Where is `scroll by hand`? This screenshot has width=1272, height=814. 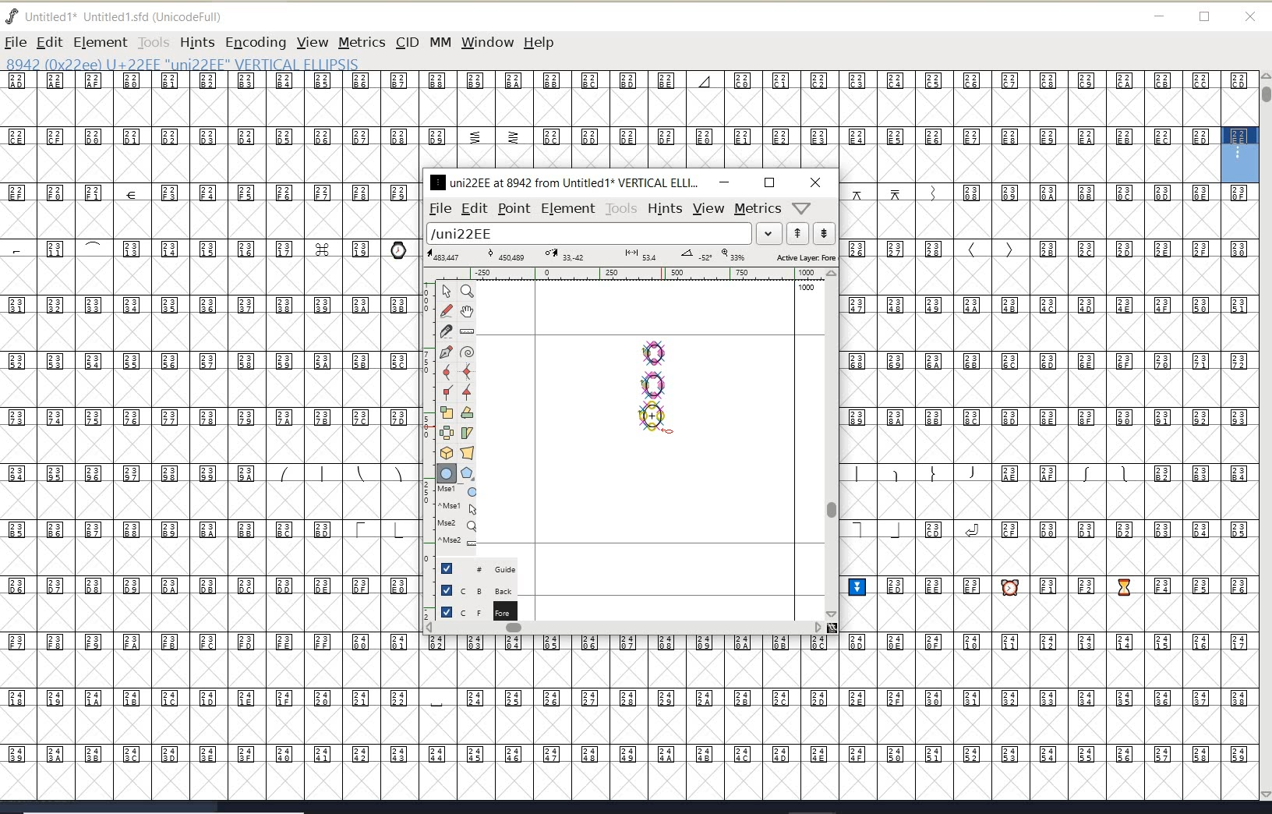 scroll by hand is located at coordinates (468, 313).